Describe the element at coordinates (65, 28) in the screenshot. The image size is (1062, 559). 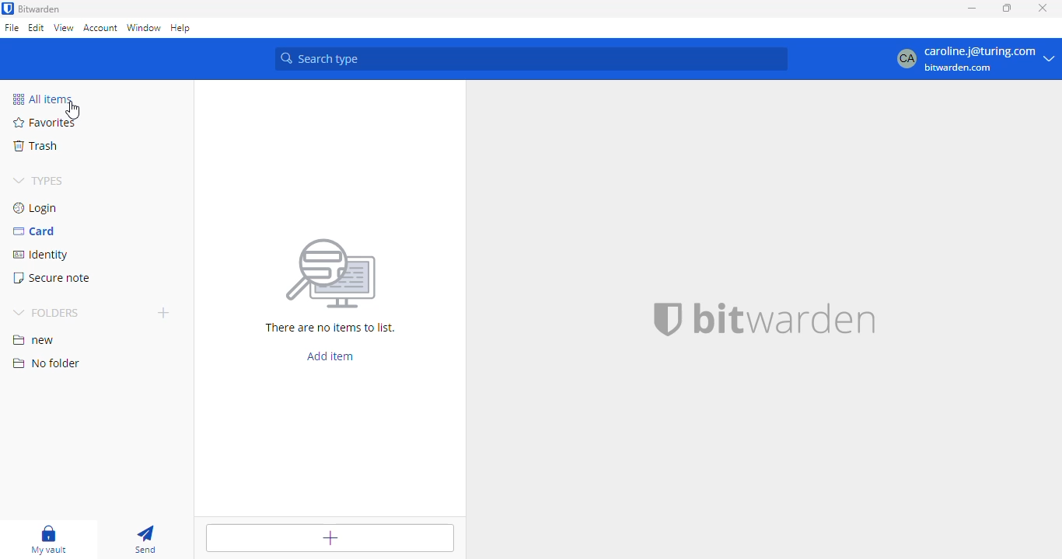
I see `view` at that location.